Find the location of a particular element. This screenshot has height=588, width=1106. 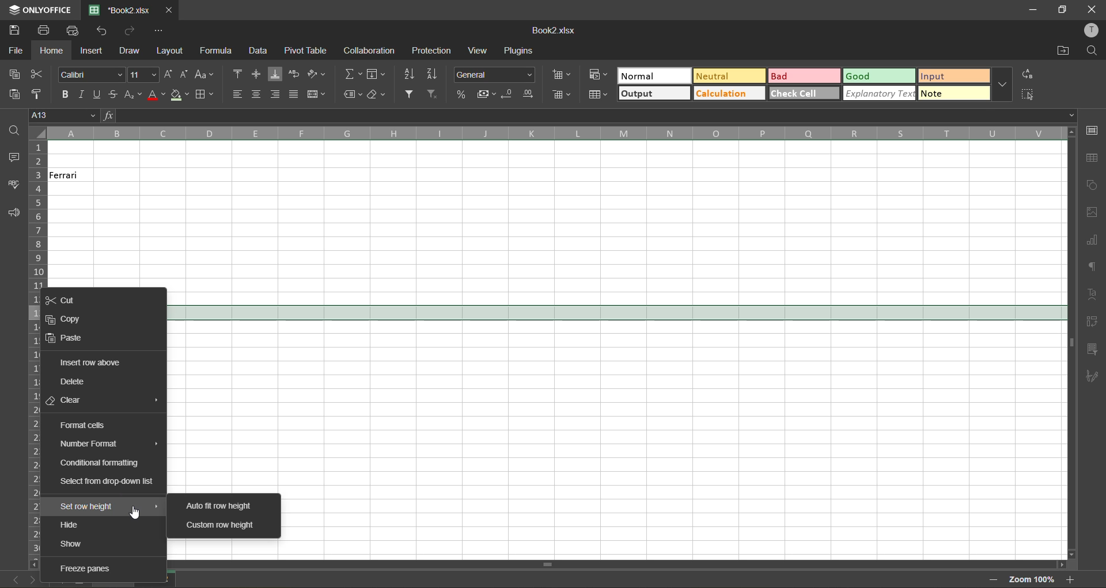

hide is located at coordinates (70, 525).